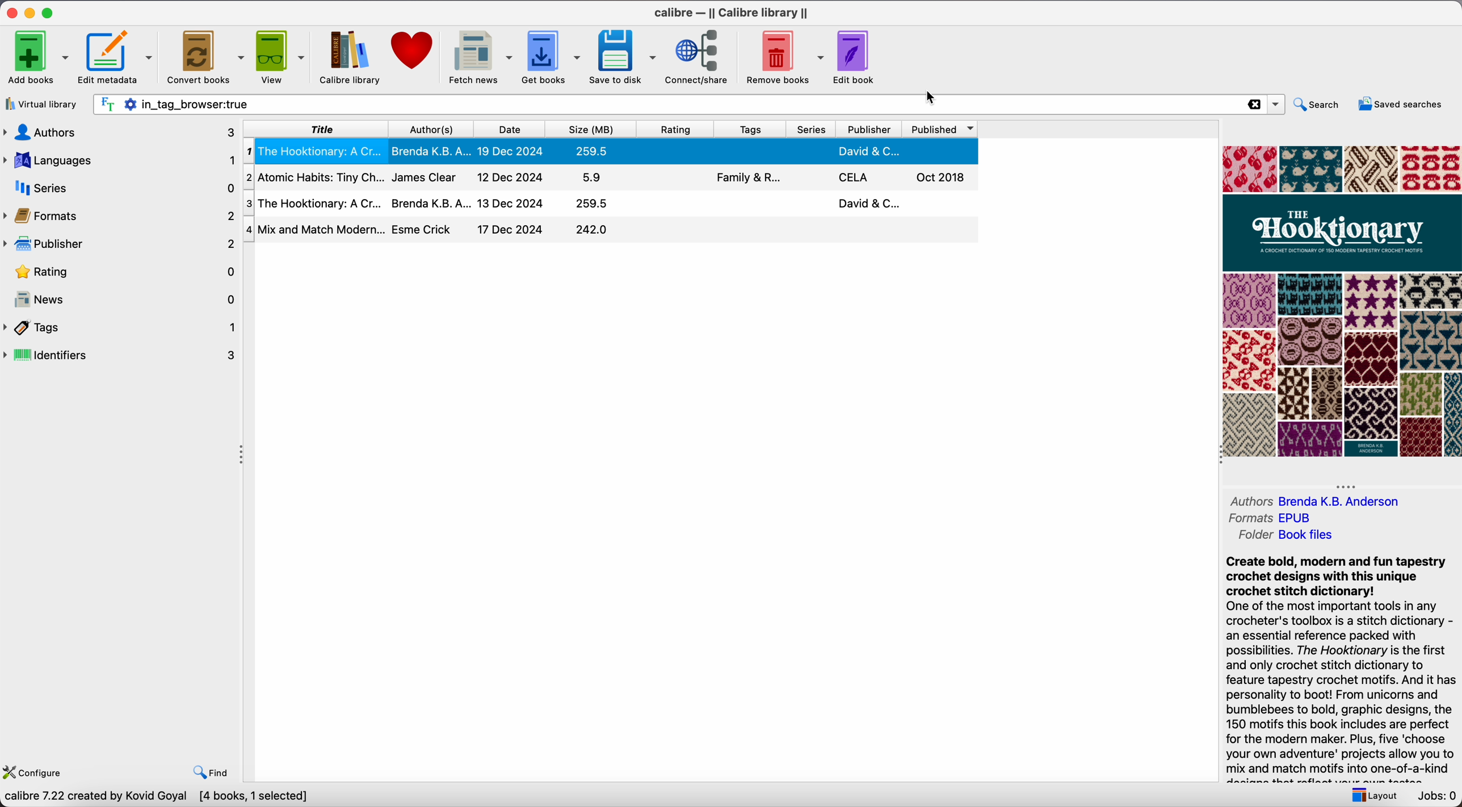  What do you see at coordinates (944, 129) in the screenshot?
I see `published` at bounding box center [944, 129].